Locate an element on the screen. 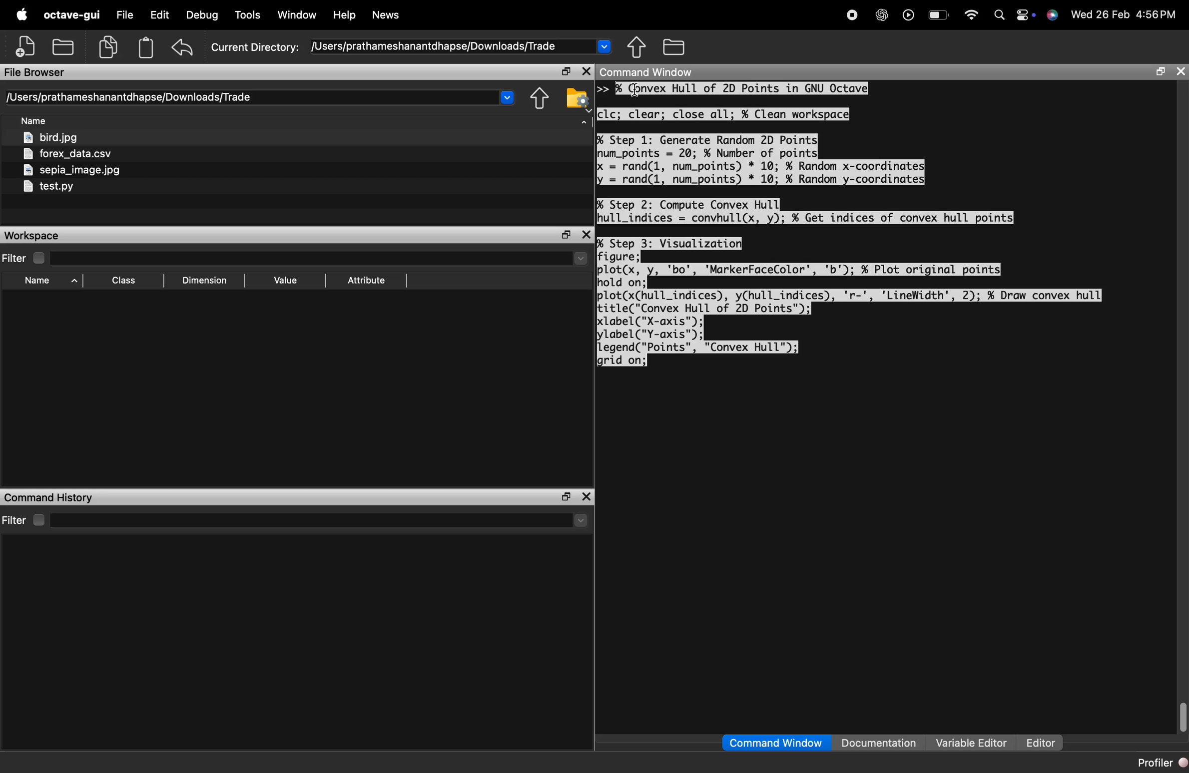 This screenshot has width=1189, height=773. folder  is located at coordinates (673, 47).